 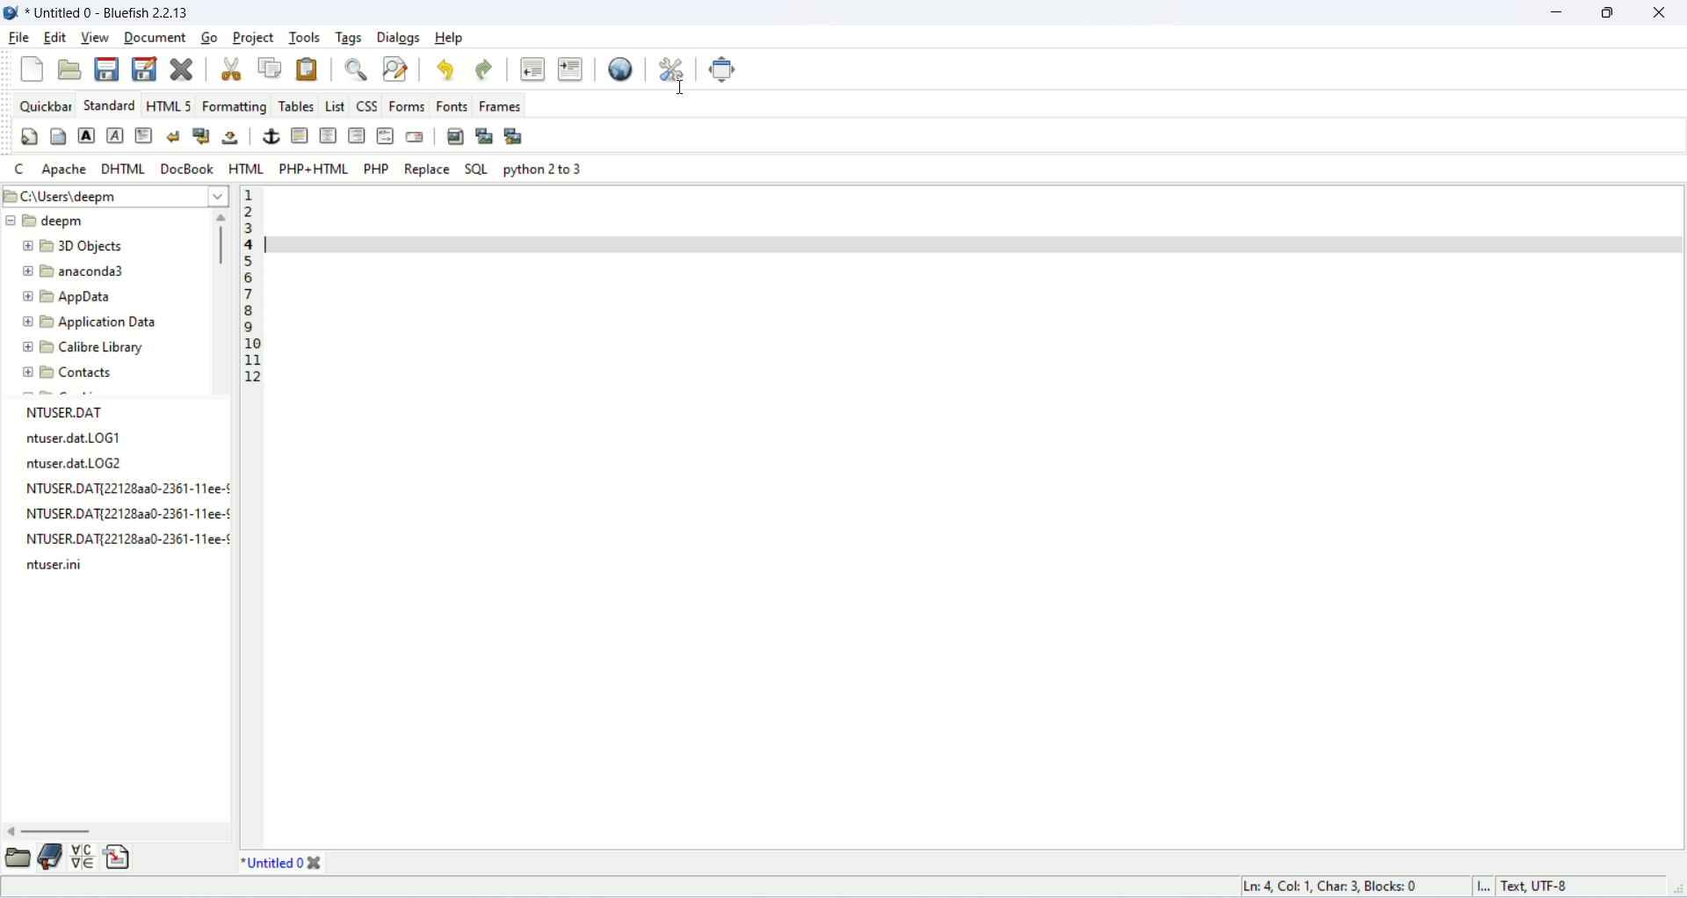 What do you see at coordinates (129, 517) in the screenshot?
I see `NTUSER.DAT{22128AA0-2361-11EE-` at bounding box center [129, 517].